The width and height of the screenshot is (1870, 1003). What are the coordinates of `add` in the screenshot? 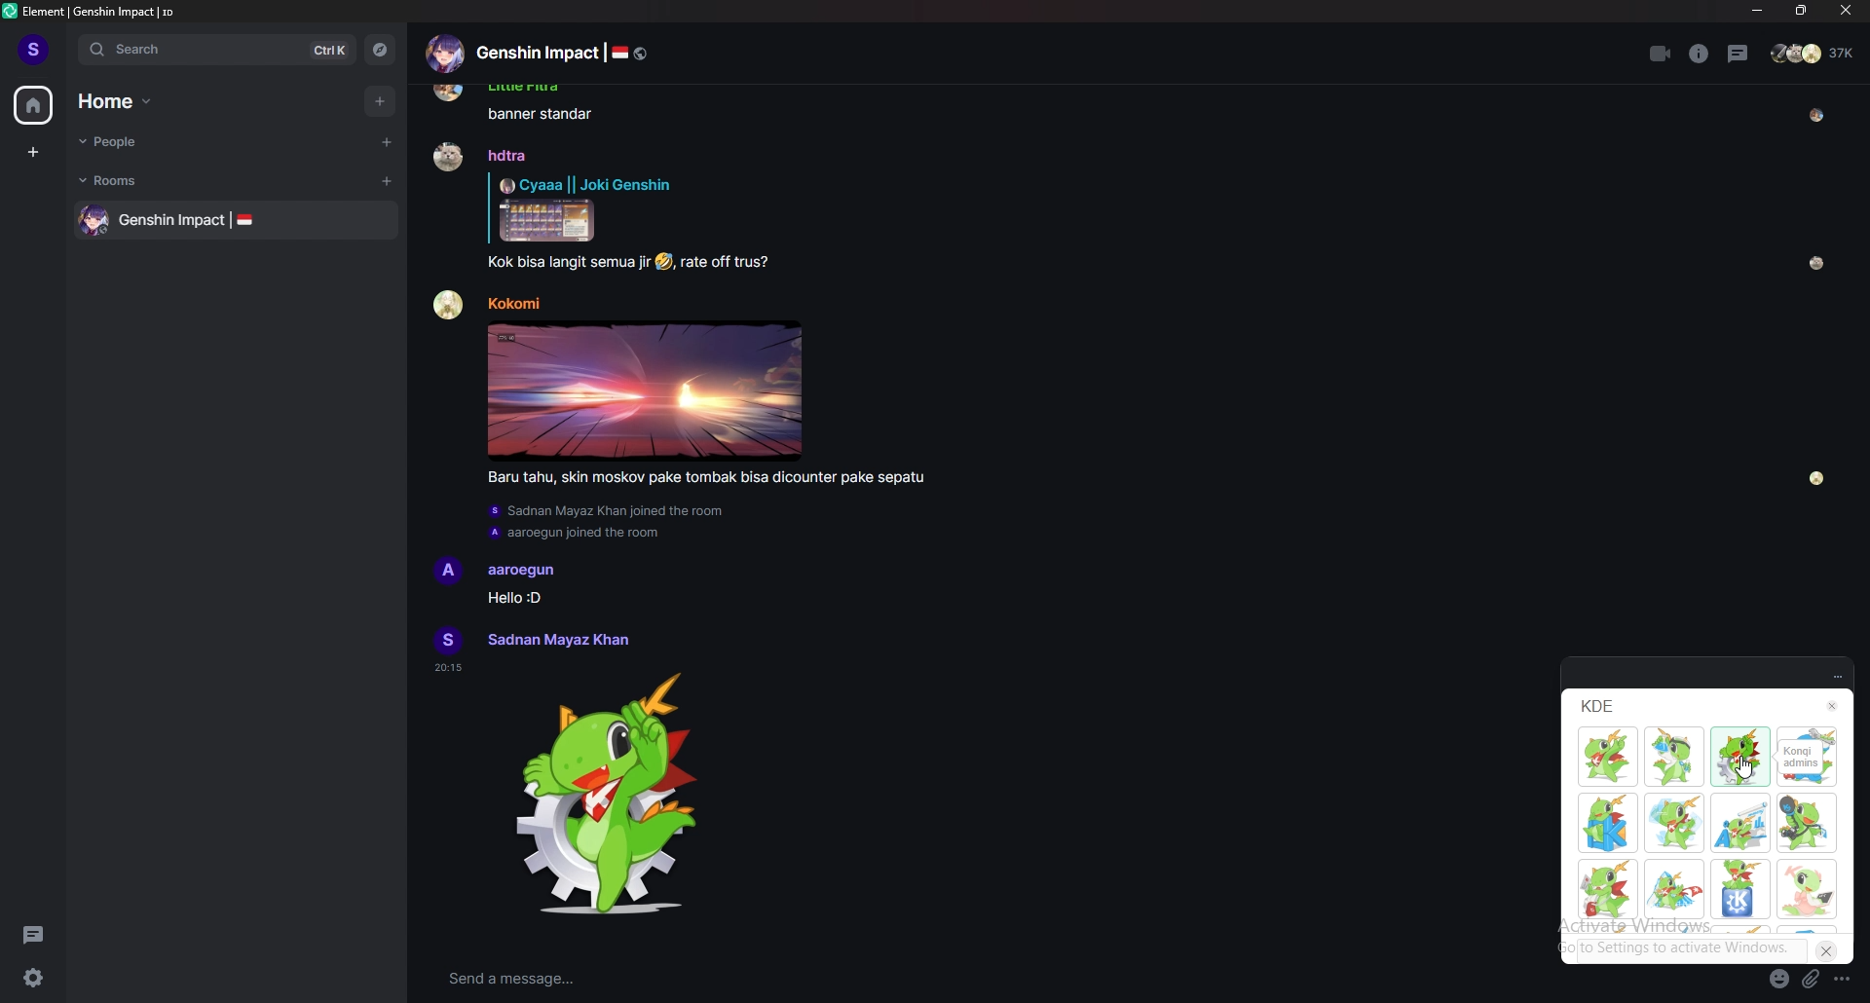 It's located at (382, 101).